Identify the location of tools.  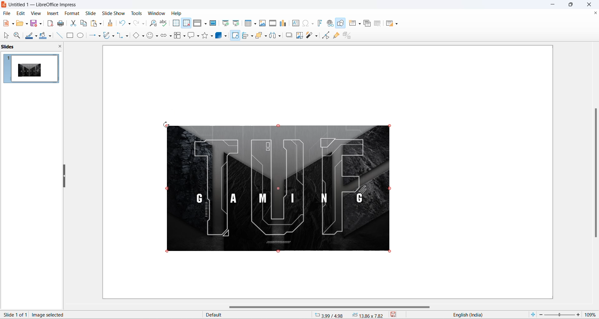
(139, 13).